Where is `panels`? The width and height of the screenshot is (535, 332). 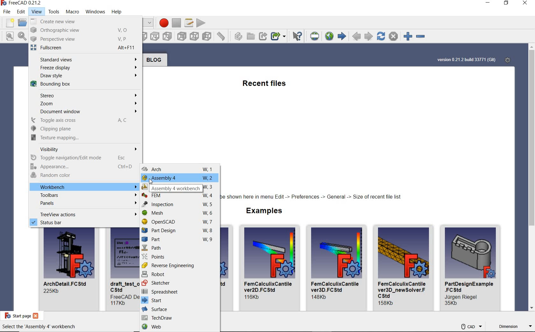 panels is located at coordinates (84, 204).